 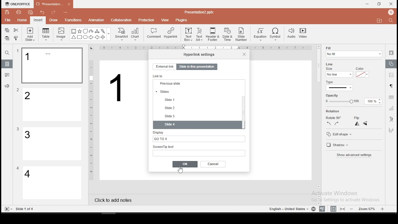 I want to click on clone formatting, so click(x=16, y=38).